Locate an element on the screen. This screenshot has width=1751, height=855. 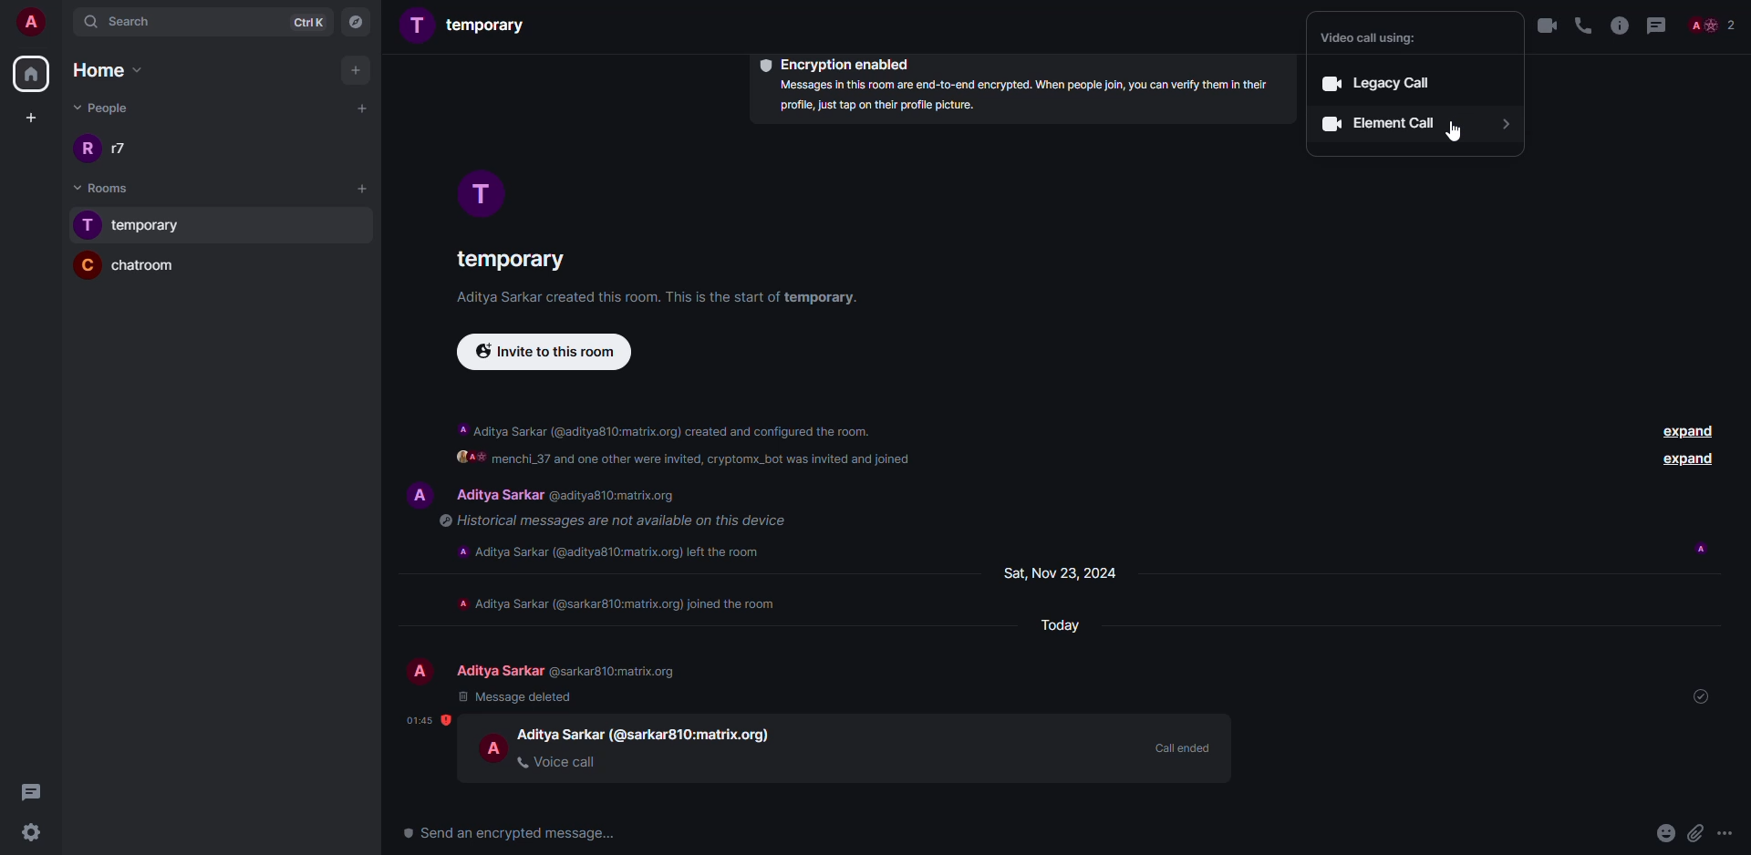
create space is located at coordinates (27, 118).